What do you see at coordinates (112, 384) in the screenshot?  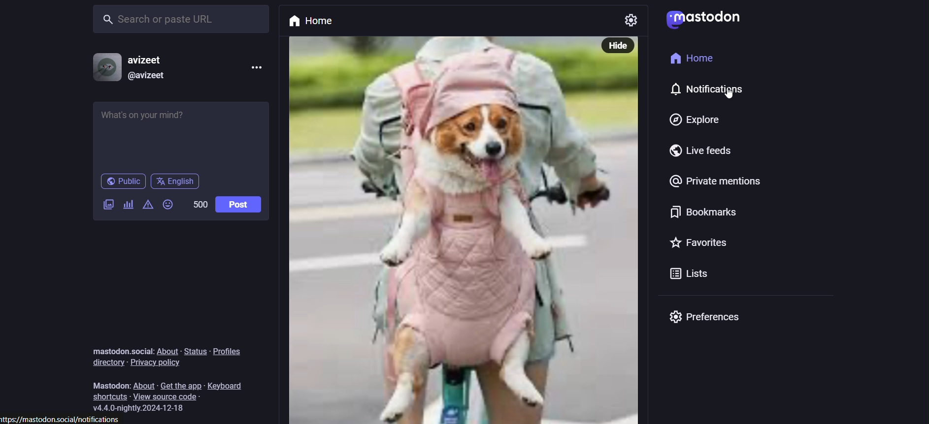 I see `text` at bounding box center [112, 384].